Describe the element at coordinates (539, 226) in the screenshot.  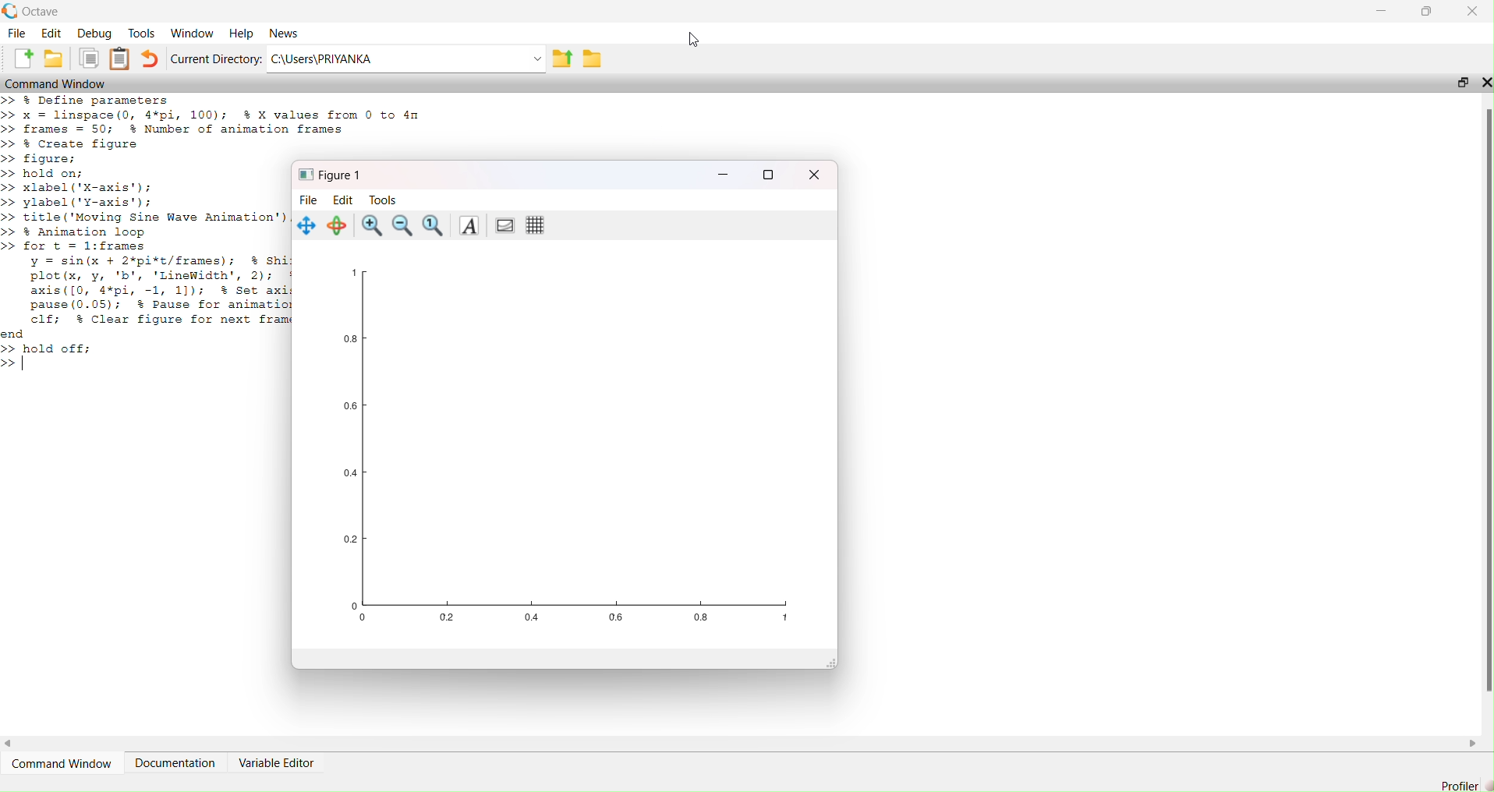
I see `grid` at that location.